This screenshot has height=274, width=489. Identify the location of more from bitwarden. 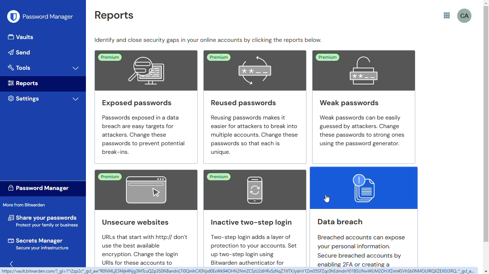
(447, 15).